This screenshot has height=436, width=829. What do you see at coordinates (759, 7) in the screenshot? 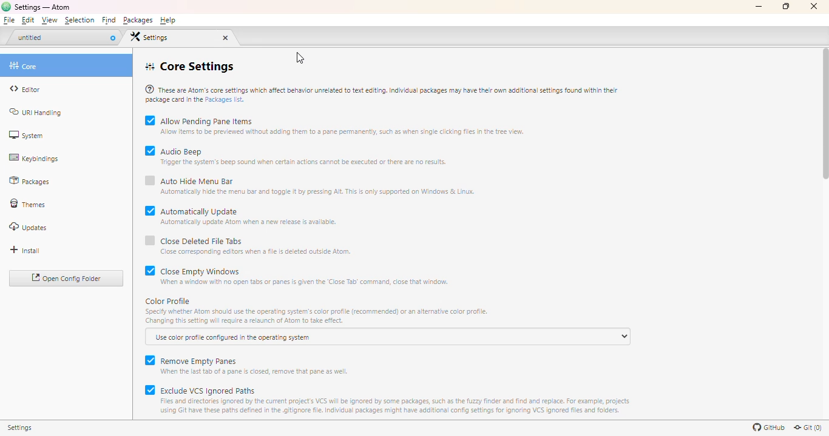
I see `minimize` at bounding box center [759, 7].